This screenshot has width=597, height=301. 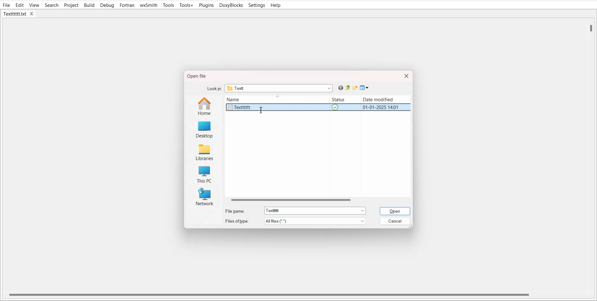 What do you see at coordinates (379, 99) in the screenshot?
I see `Date modified` at bounding box center [379, 99].